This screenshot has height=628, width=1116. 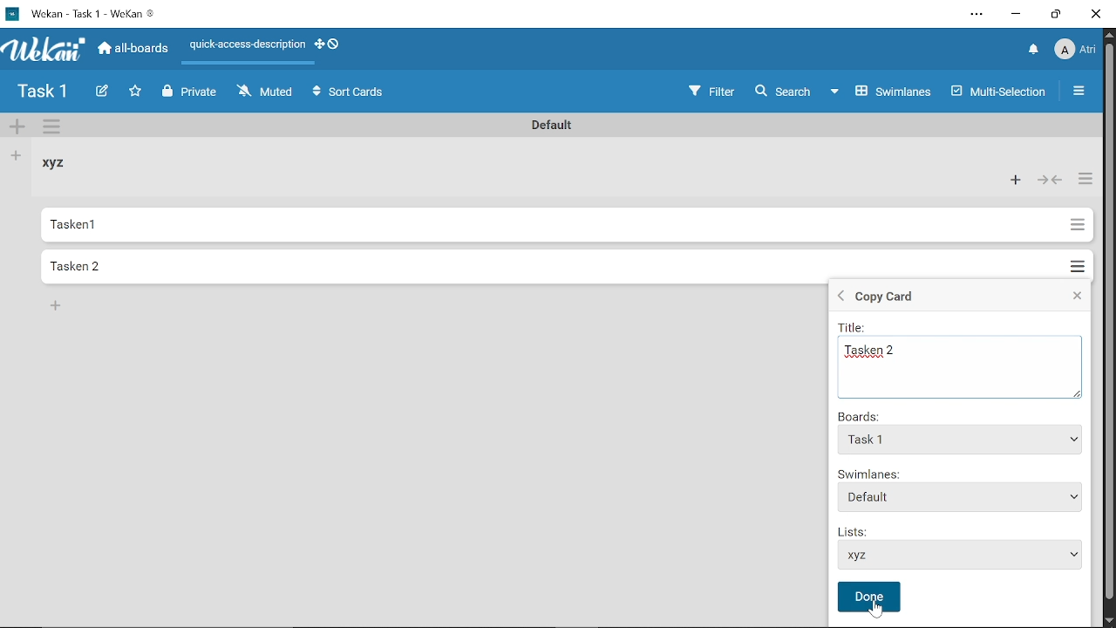 I want to click on Add swimlane, so click(x=17, y=128).